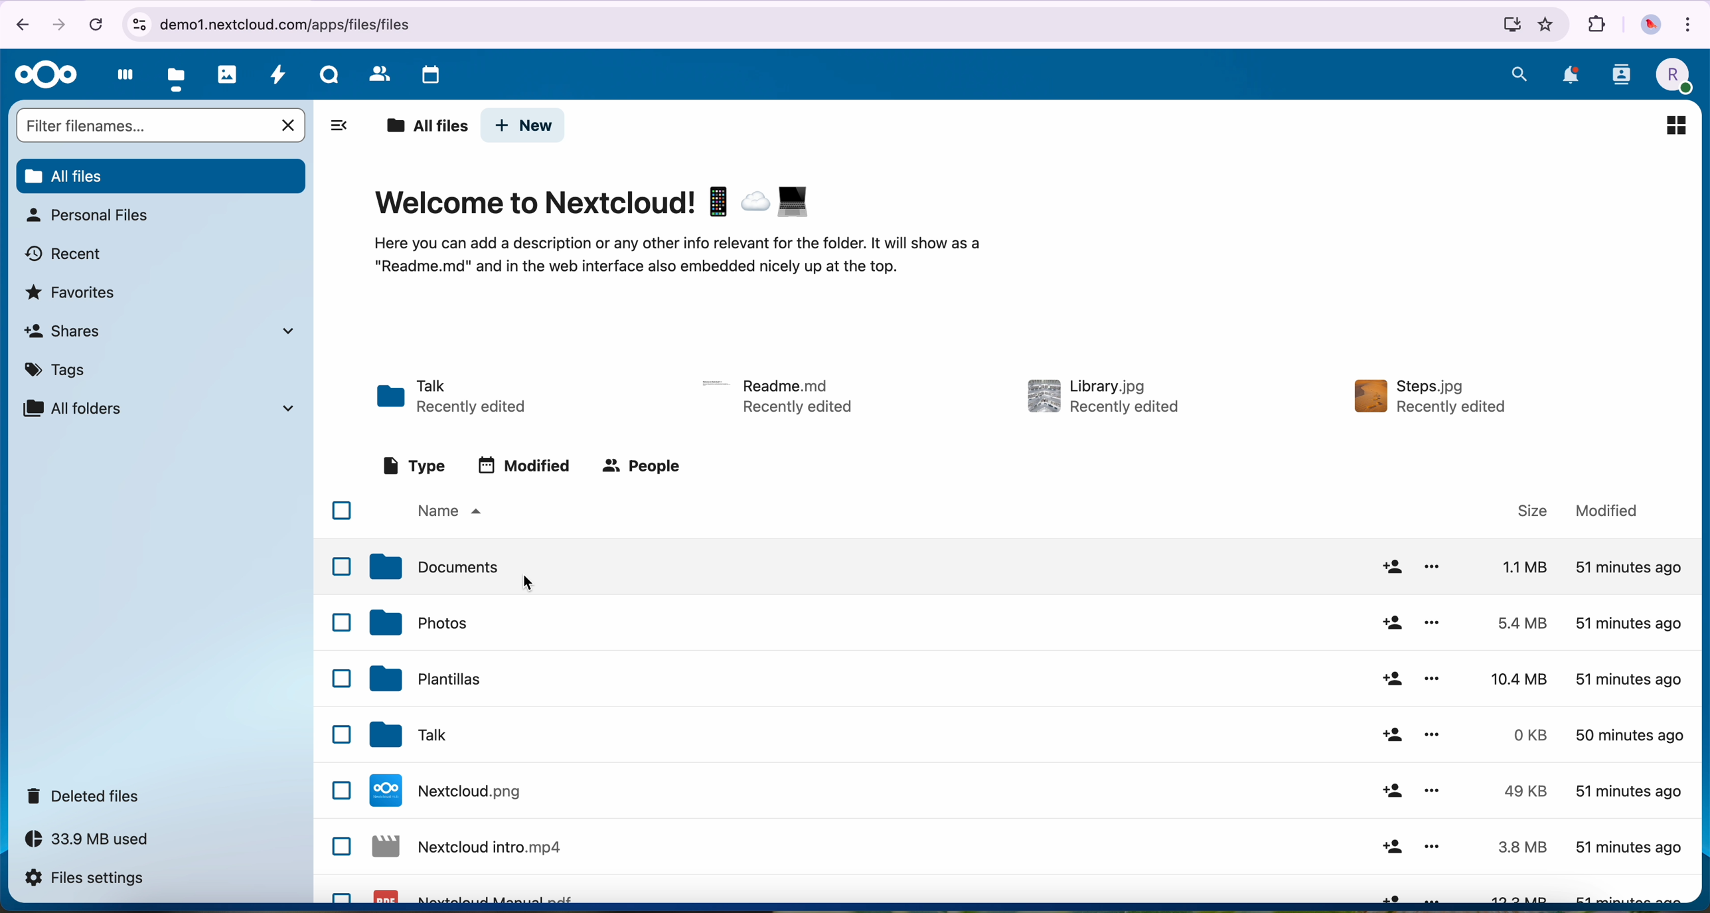 This screenshot has width=1710, height=913. I want to click on toggle sidebar, so click(338, 125).